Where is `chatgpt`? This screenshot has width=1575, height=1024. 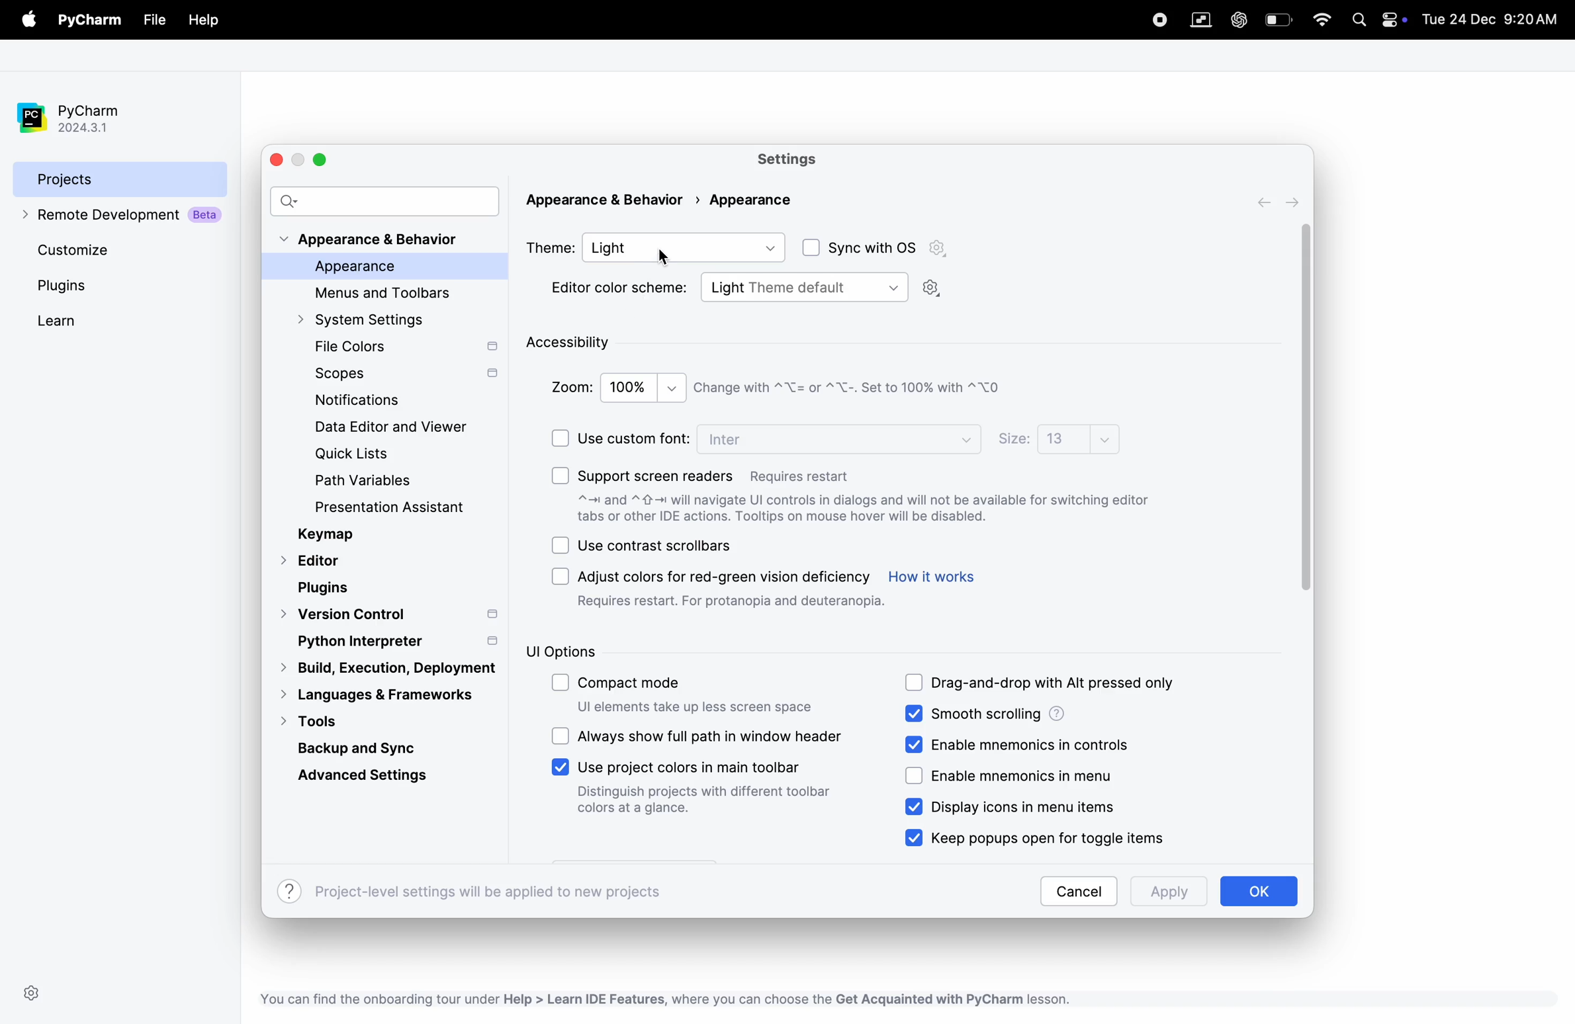
chatgpt is located at coordinates (1237, 20).